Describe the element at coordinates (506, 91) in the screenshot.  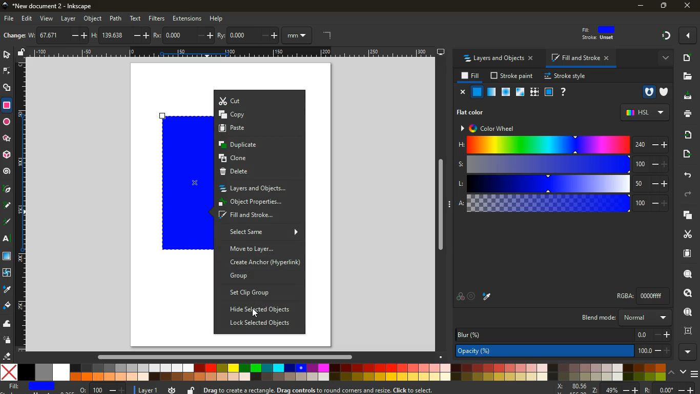
I see `ice` at that location.